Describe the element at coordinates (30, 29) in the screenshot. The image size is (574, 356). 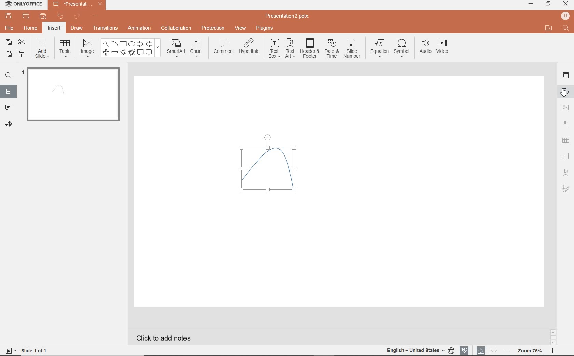
I see `HOME` at that location.